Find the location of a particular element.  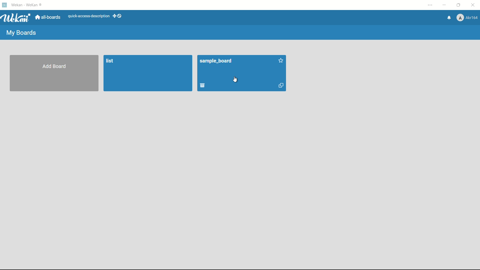

move board to archive is located at coordinates (203, 86).